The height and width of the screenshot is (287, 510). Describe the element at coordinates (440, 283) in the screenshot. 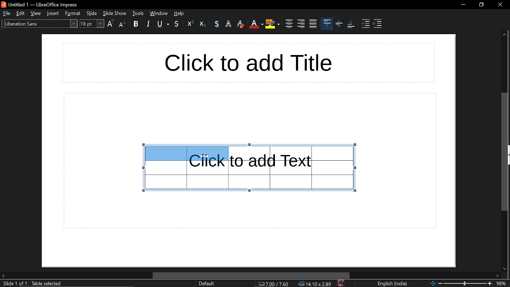

I see `zoom out` at that location.